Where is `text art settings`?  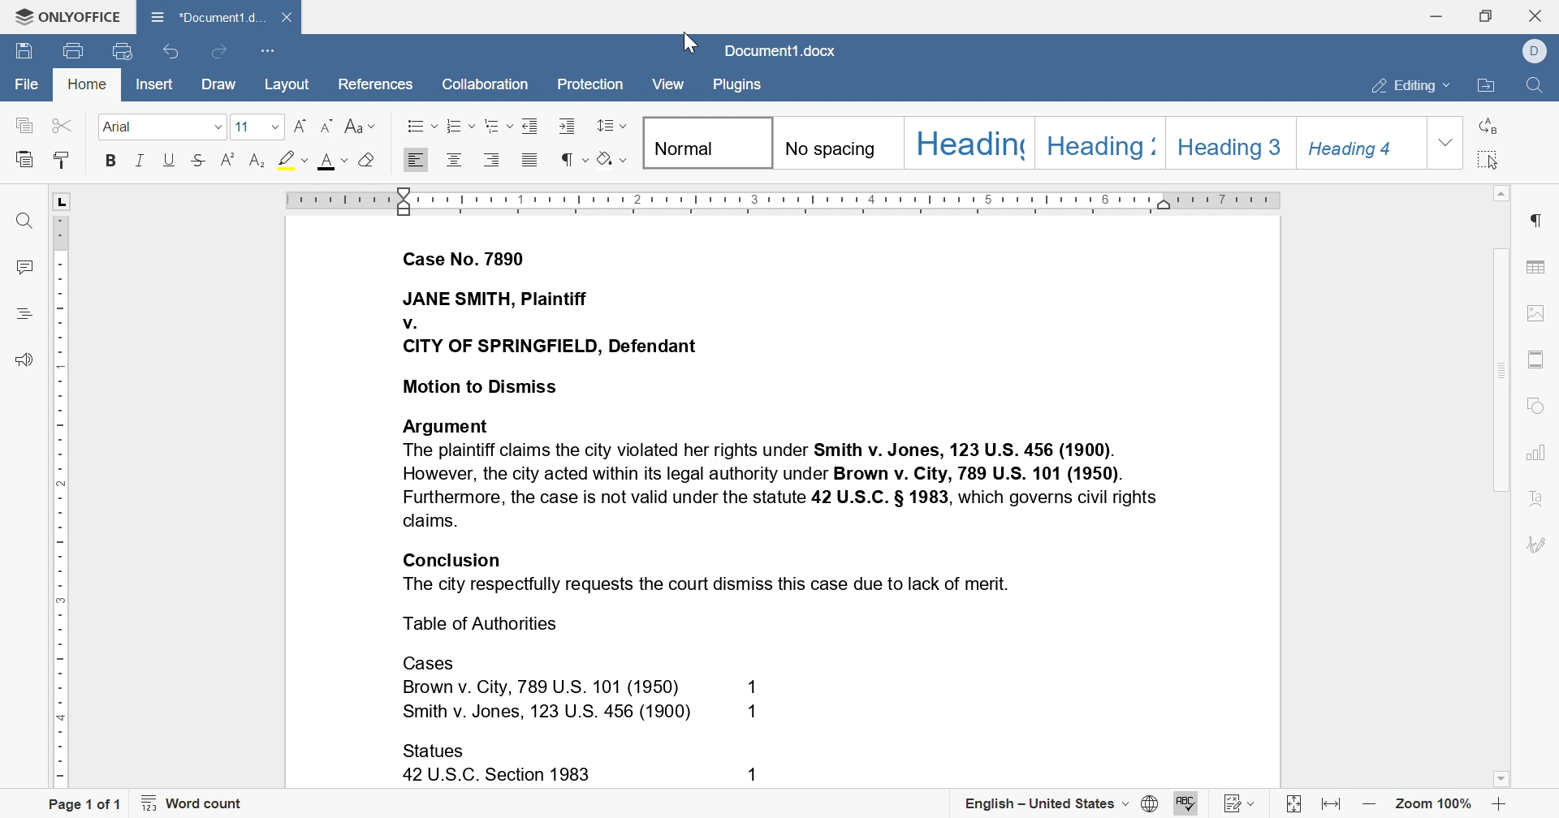
text art settings is located at coordinates (1535, 498).